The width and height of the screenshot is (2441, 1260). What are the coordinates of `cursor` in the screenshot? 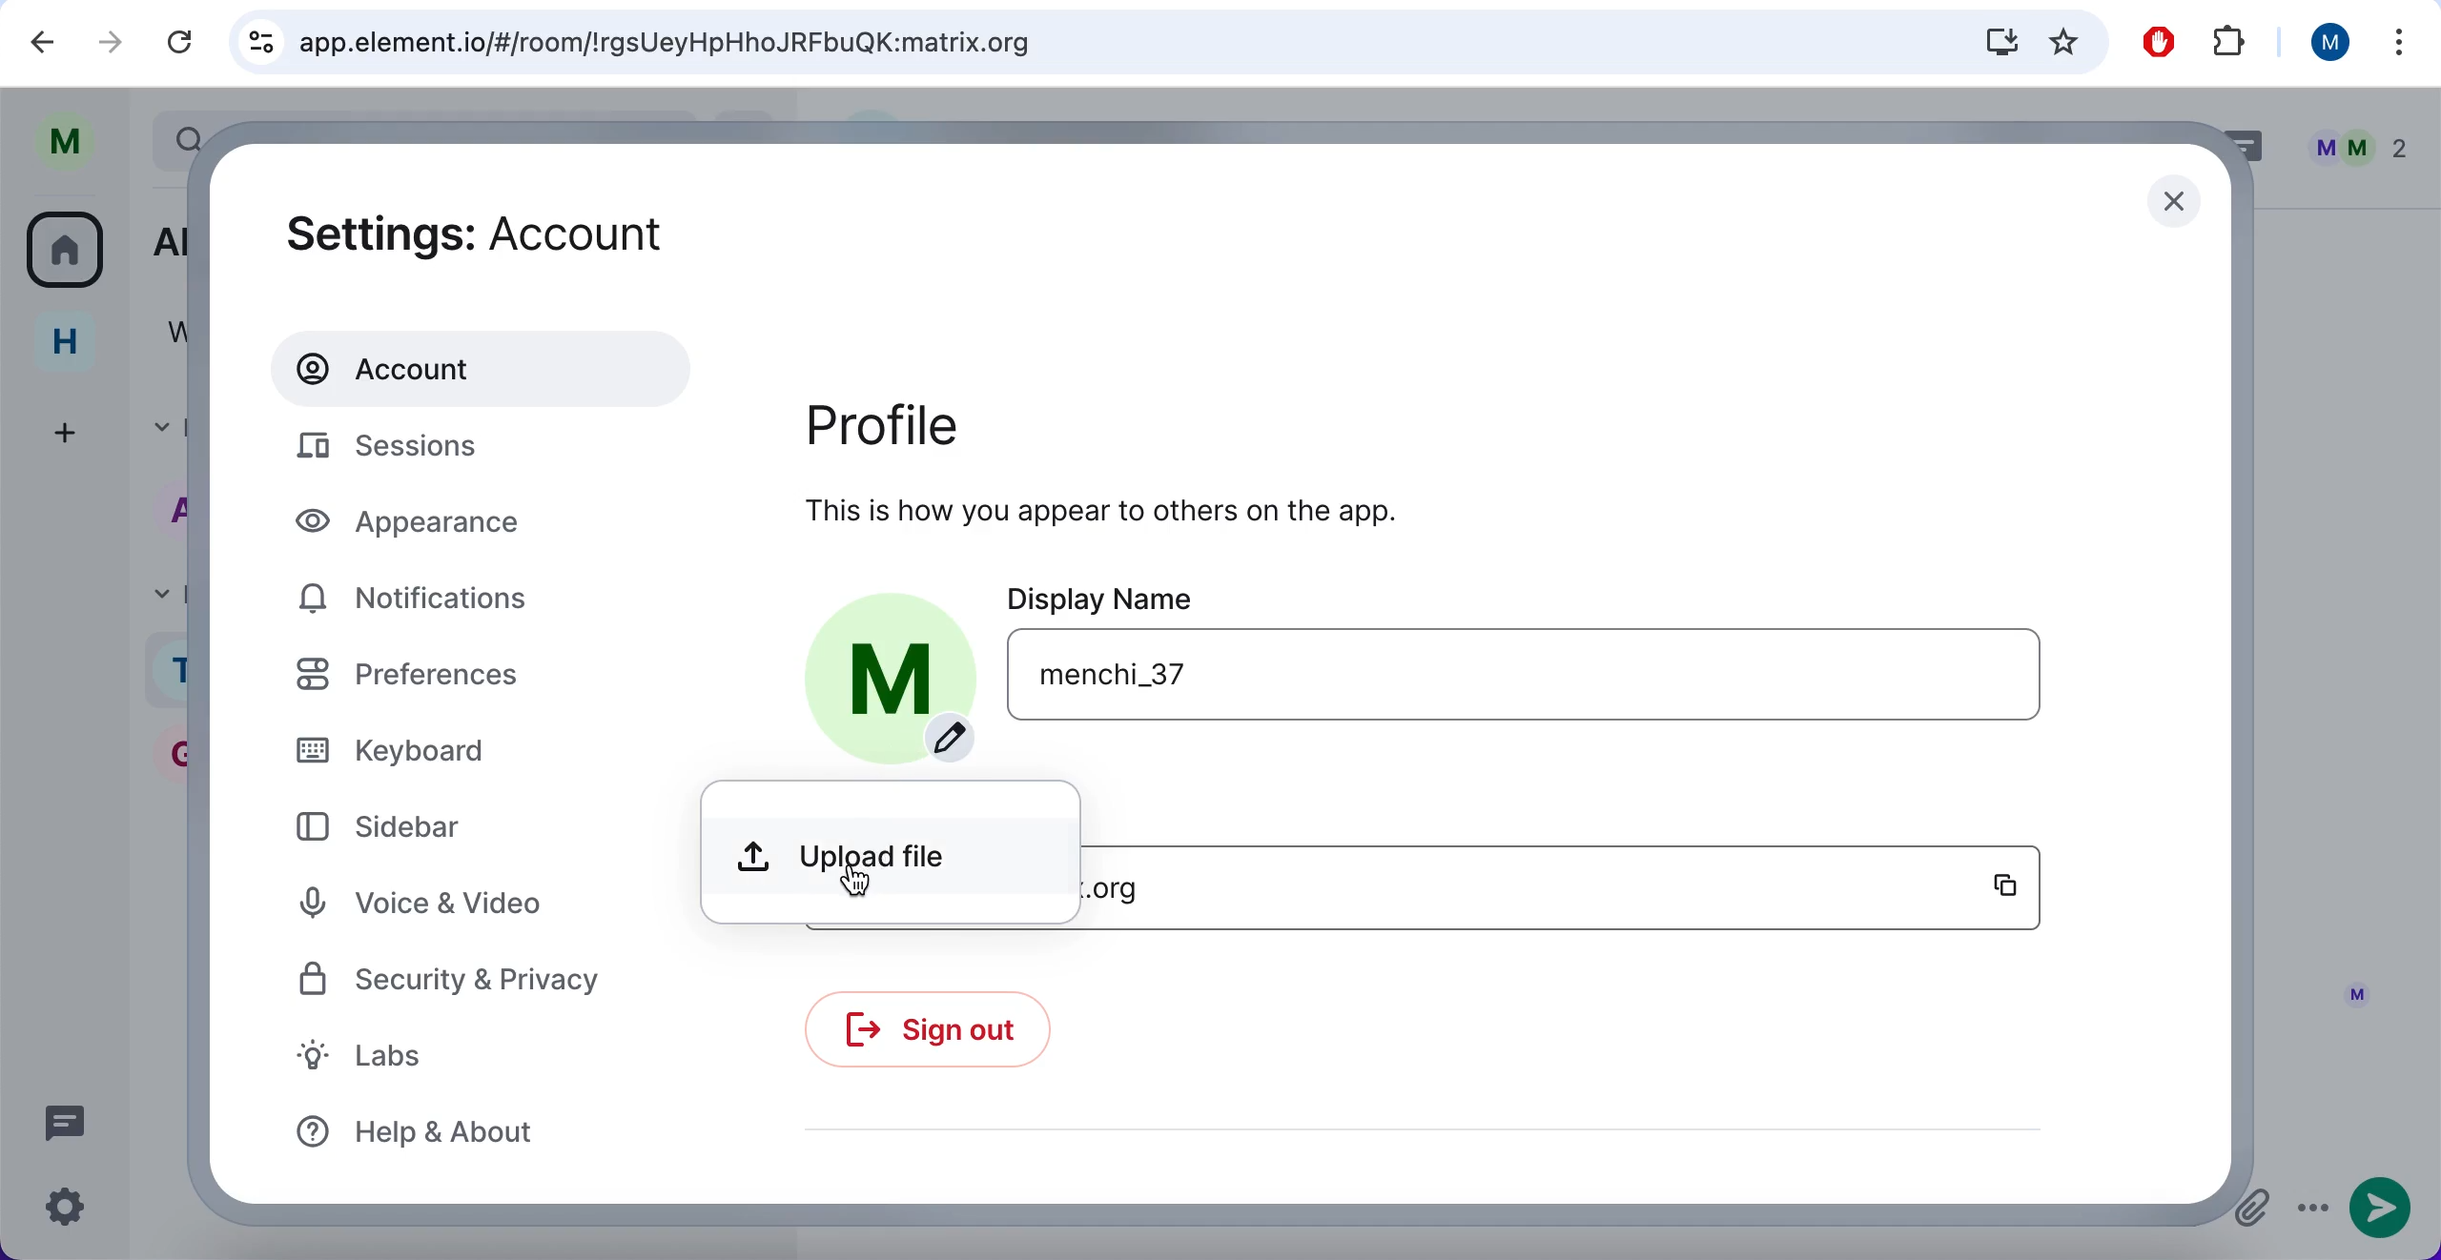 It's located at (855, 881).